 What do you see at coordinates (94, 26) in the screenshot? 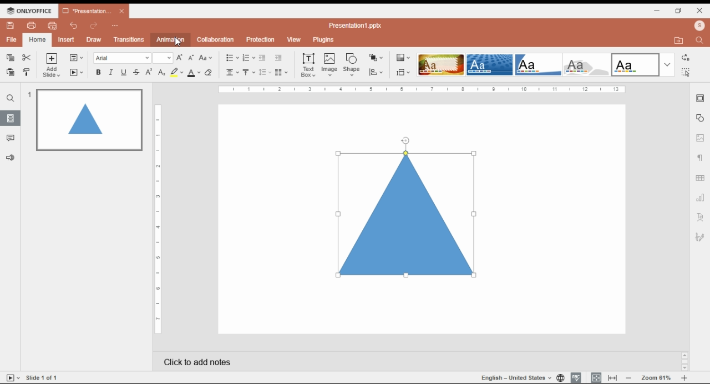
I see `redo` at bounding box center [94, 26].